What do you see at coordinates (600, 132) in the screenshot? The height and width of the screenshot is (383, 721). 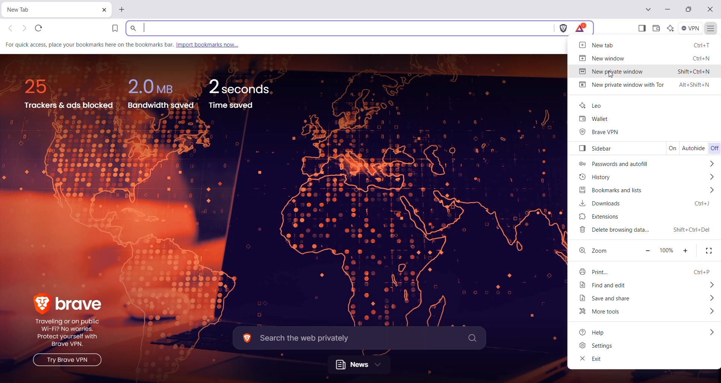 I see `Brave VPN` at bounding box center [600, 132].